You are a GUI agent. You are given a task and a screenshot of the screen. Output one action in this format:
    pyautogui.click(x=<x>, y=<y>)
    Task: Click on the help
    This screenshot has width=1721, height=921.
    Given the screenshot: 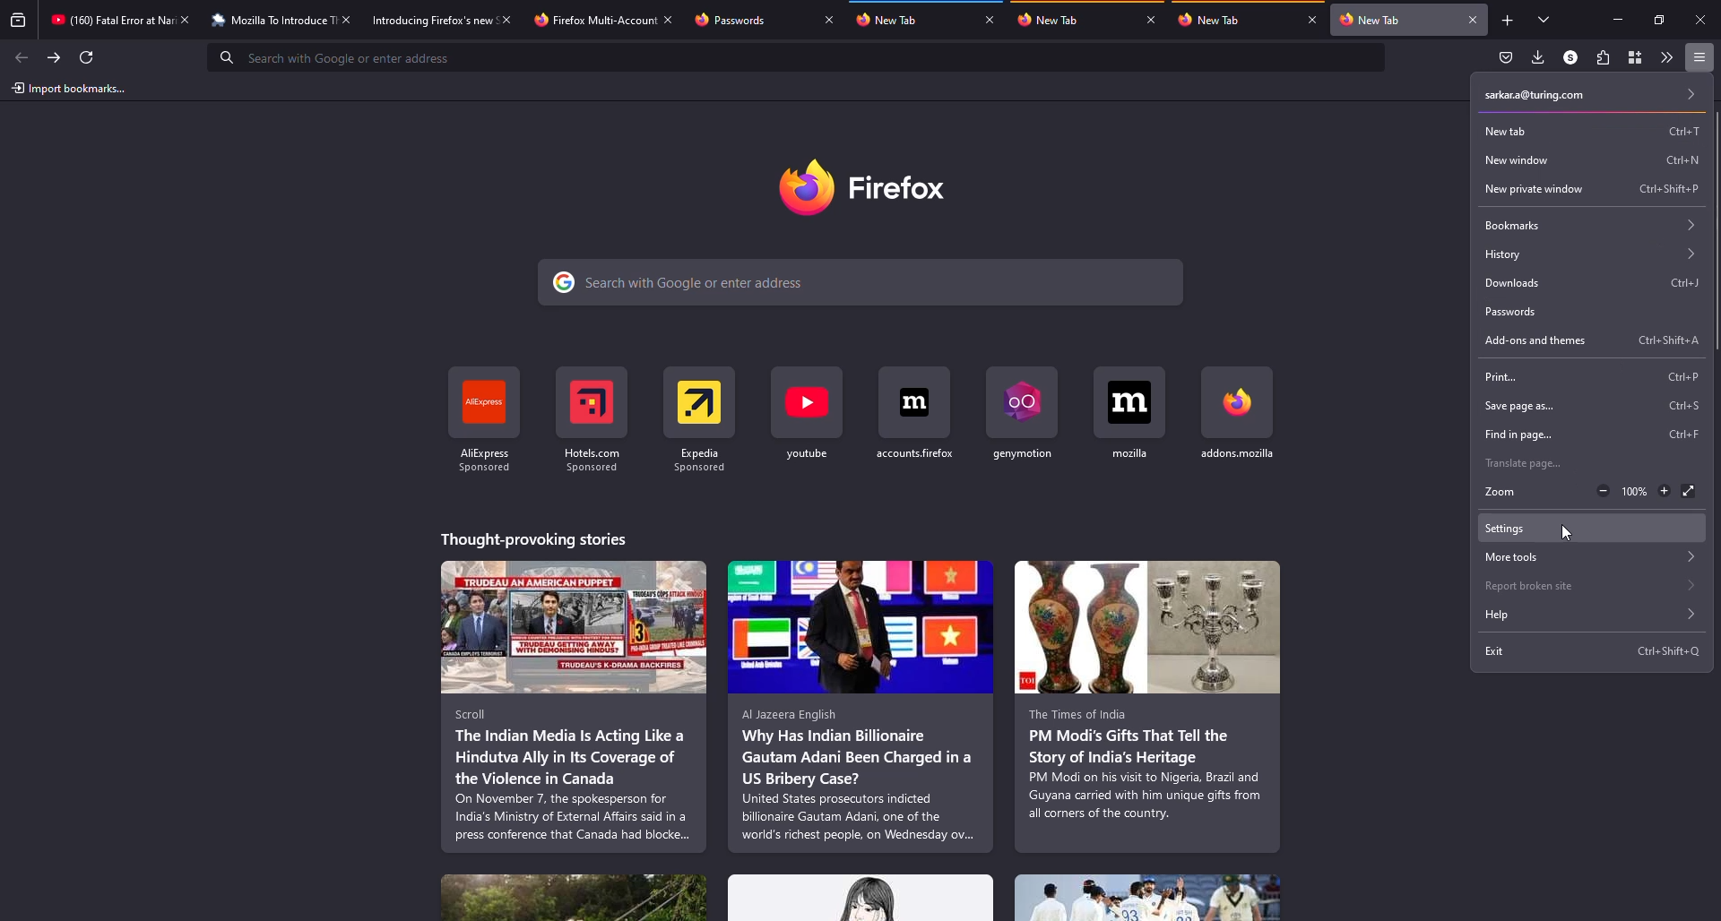 What is the action you would take?
    pyautogui.click(x=1584, y=615)
    